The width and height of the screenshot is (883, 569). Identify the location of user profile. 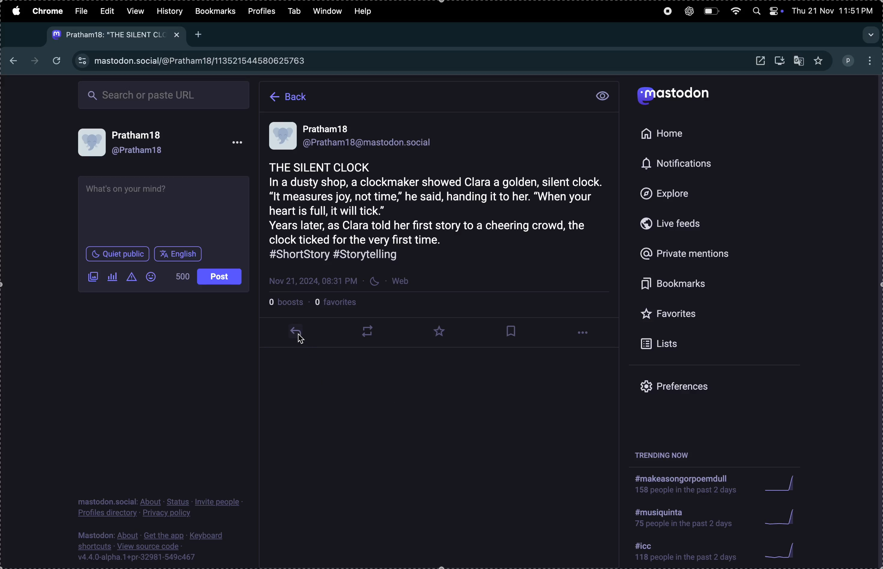
(165, 144).